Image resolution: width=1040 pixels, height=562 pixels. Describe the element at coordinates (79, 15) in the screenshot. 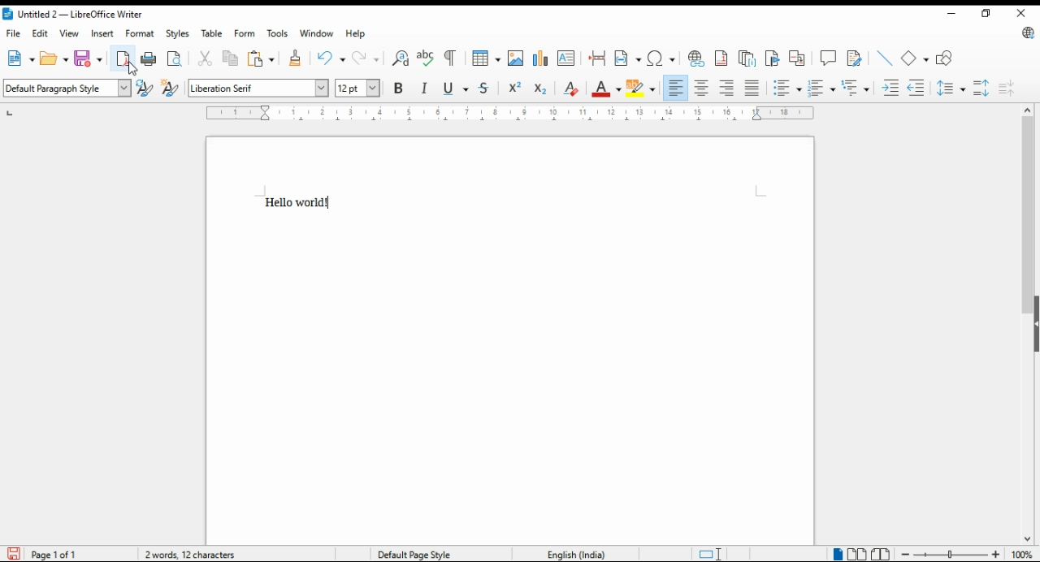

I see `icon and file name` at that location.